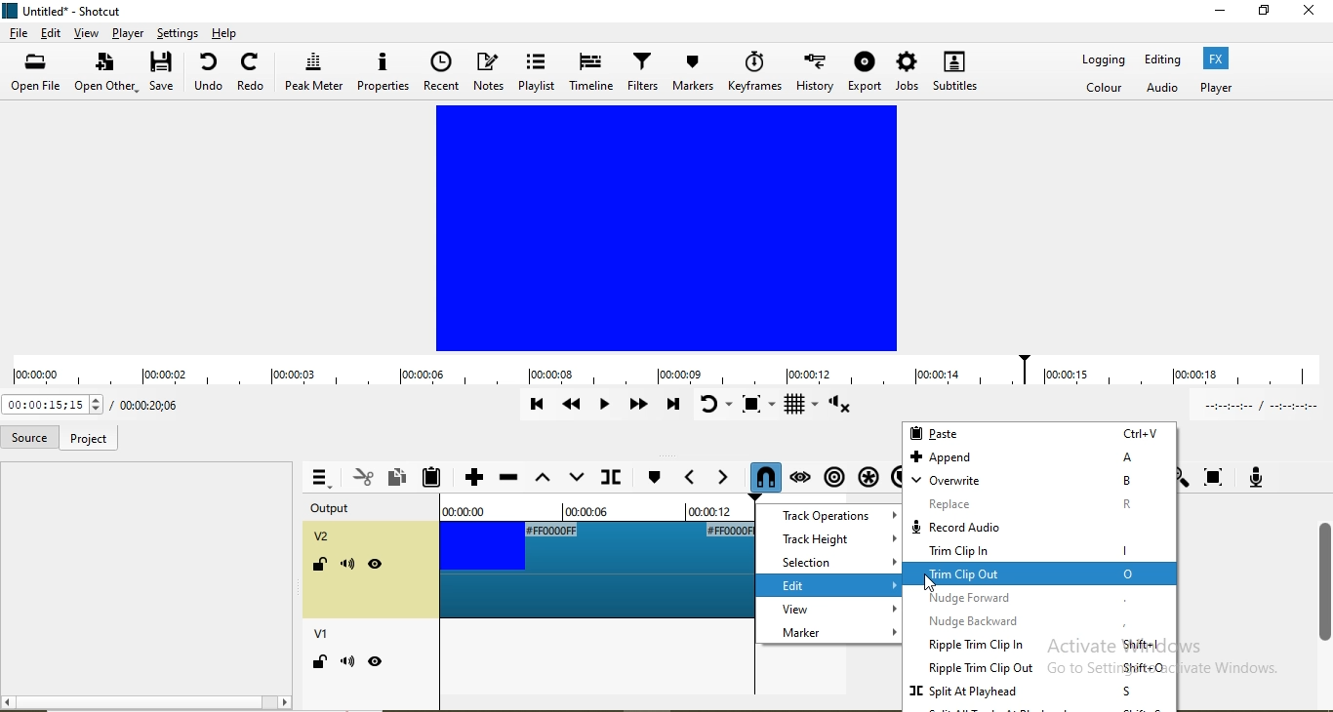  What do you see at coordinates (865, 473) in the screenshot?
I see `Ripple all tracks` at bounding box center [865, 473].